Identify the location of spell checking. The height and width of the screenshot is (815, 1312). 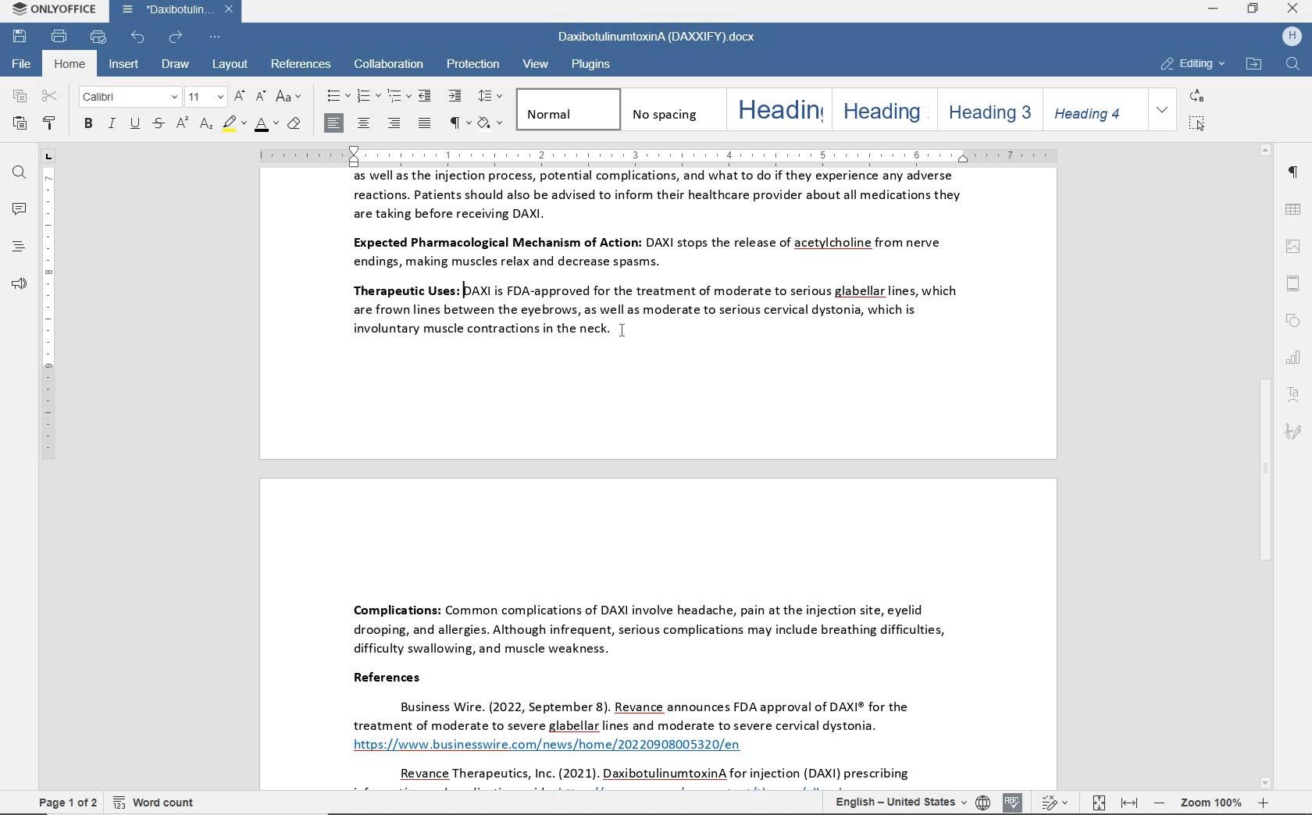
(1012, 802).